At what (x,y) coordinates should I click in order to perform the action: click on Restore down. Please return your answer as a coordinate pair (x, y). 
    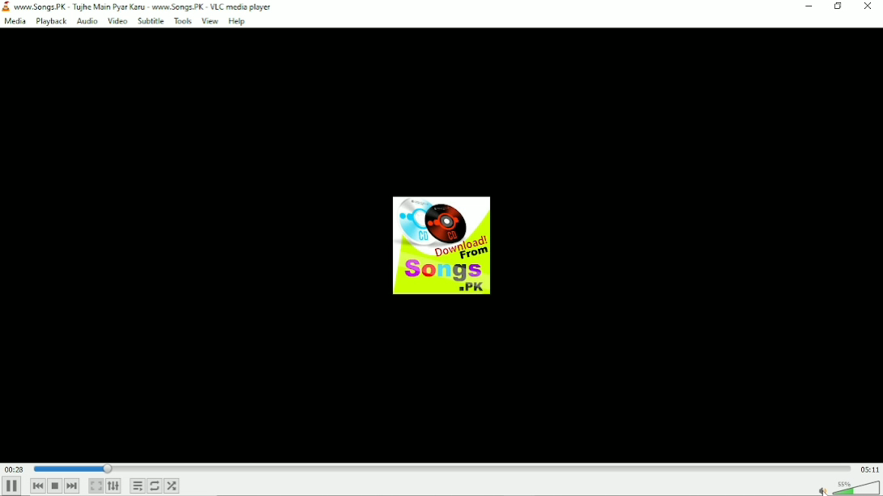
    Looking at the image, I should click on (838, 8).